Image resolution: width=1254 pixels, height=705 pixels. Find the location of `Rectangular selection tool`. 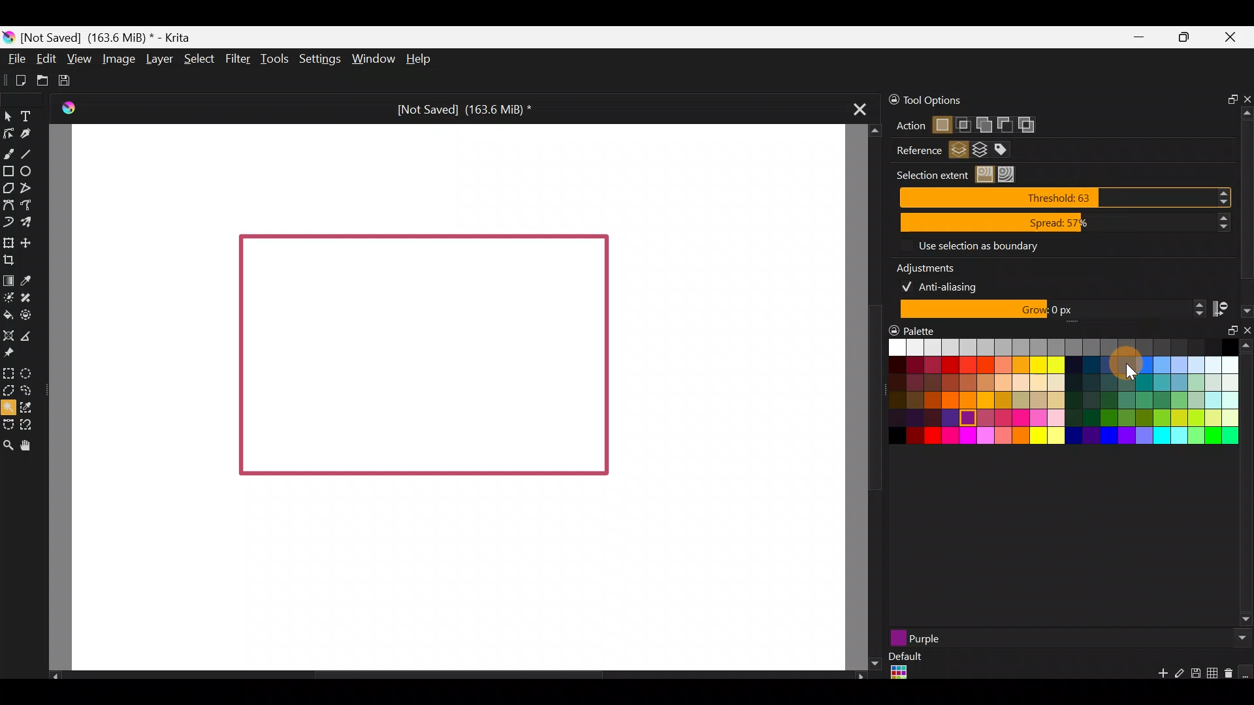

Rectangular selection tool is located at coordinates (11, 373).